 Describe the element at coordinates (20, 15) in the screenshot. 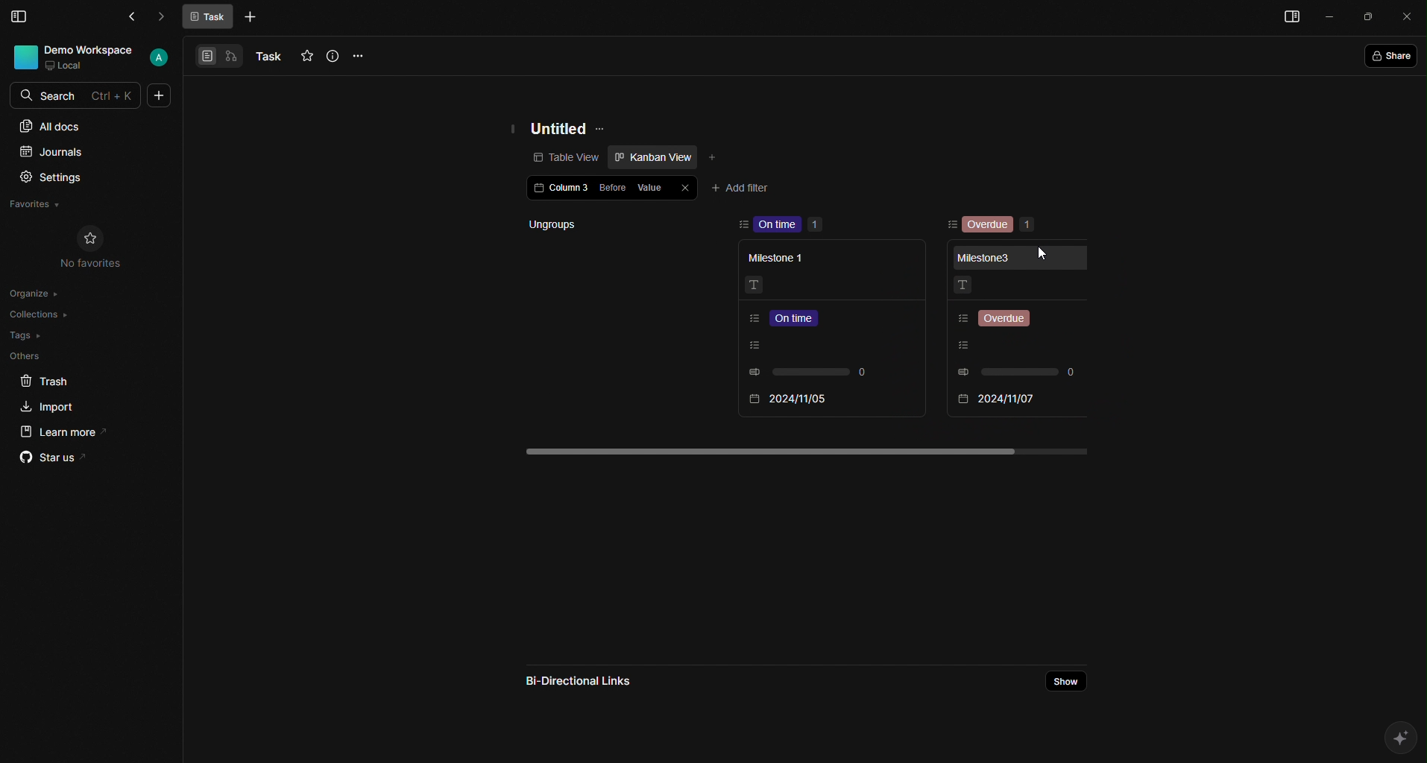

I see `Menu Bar` at that location.